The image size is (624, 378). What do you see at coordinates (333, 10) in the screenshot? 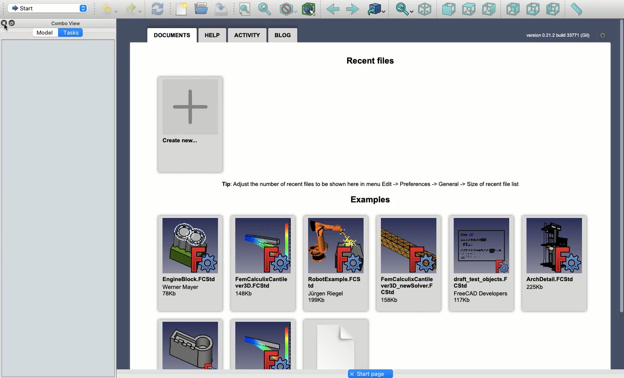
I see `Back` at bounding box center [333, 10].